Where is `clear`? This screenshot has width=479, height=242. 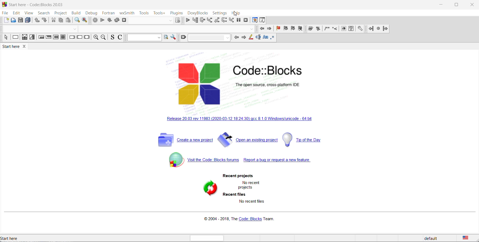
clear is located at coordinates (184, 38).